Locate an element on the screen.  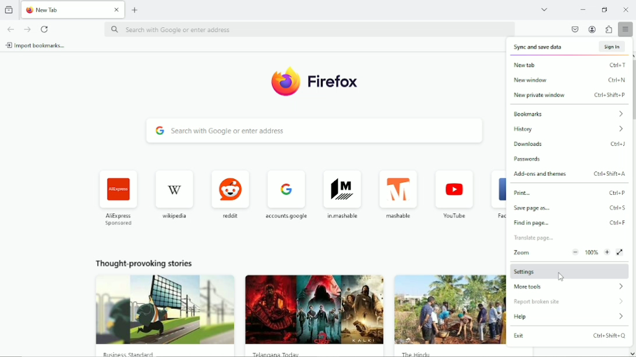
search bar is located at coordinates (316, 131).